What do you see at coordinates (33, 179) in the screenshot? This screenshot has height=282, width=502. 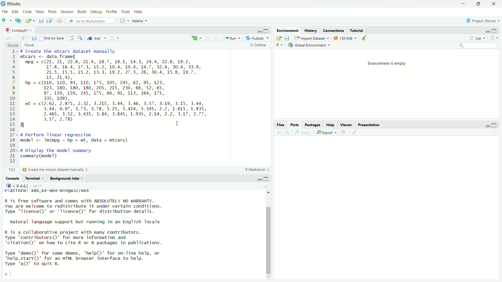 I see `Terminal` at bounding box center [33, 179].